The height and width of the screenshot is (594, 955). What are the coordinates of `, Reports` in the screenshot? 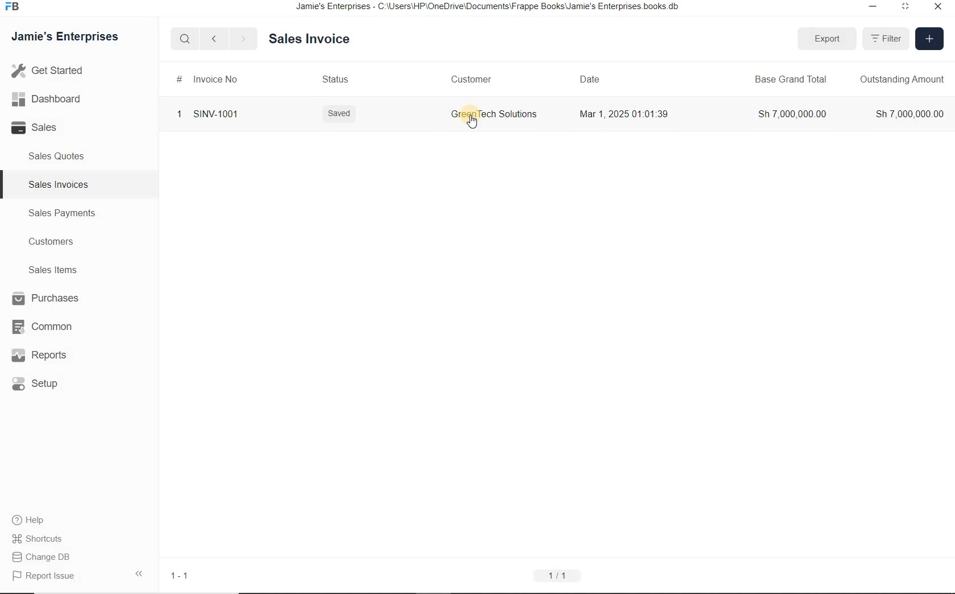 It's located at (41, 356).